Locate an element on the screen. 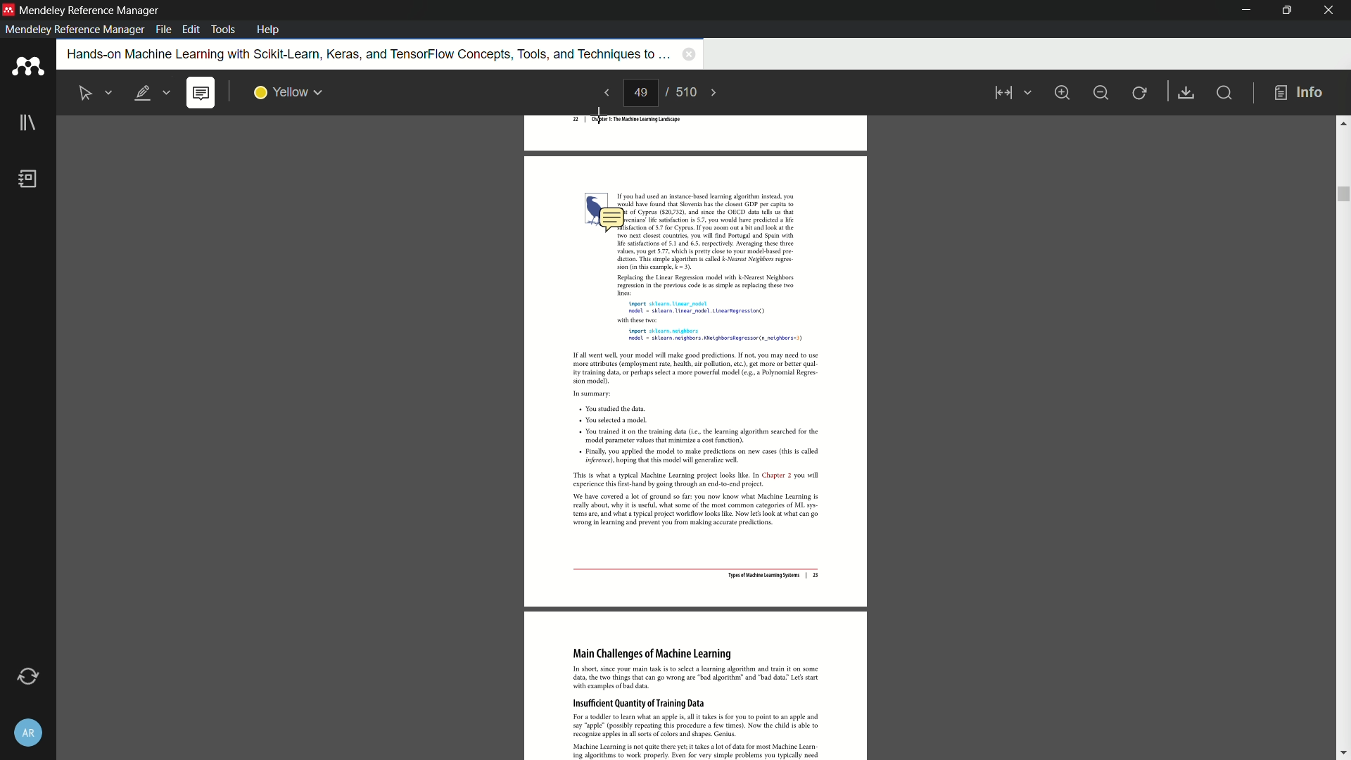 This screenshot has height=760, width=1351. app icon is located at coordinates (8, 10).